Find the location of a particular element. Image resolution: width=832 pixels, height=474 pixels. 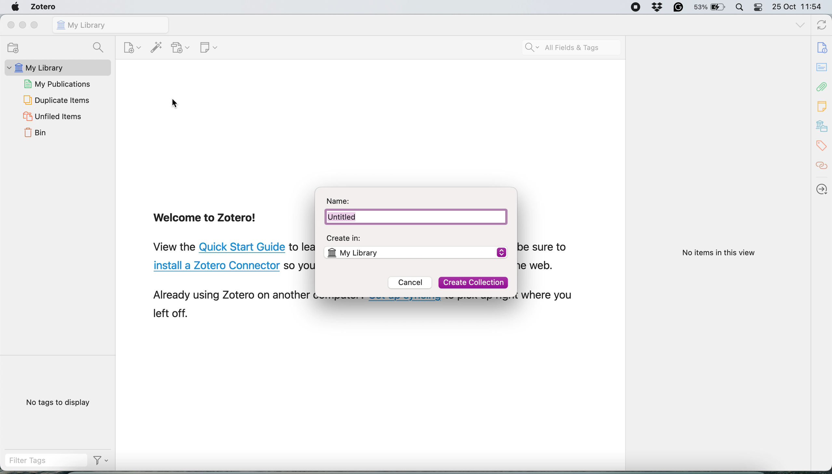

Create in: My Library is located at coordinates (416, 244).